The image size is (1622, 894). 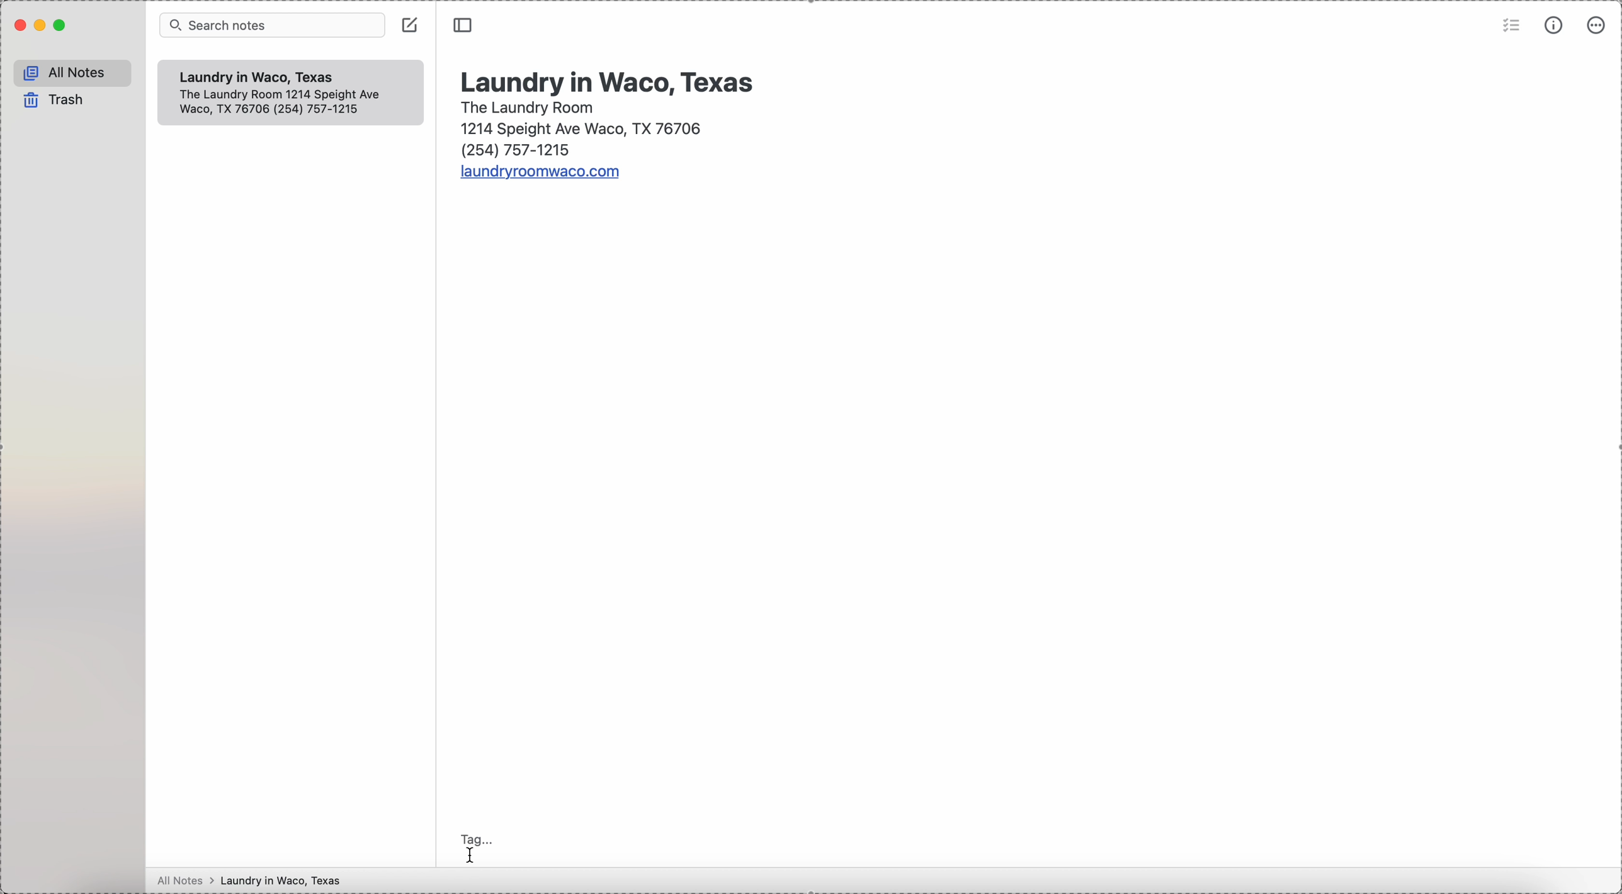 What do you see at coordinates (472, 858) in the screenshot?
I see `cursor` at bounding box center [472, 858].